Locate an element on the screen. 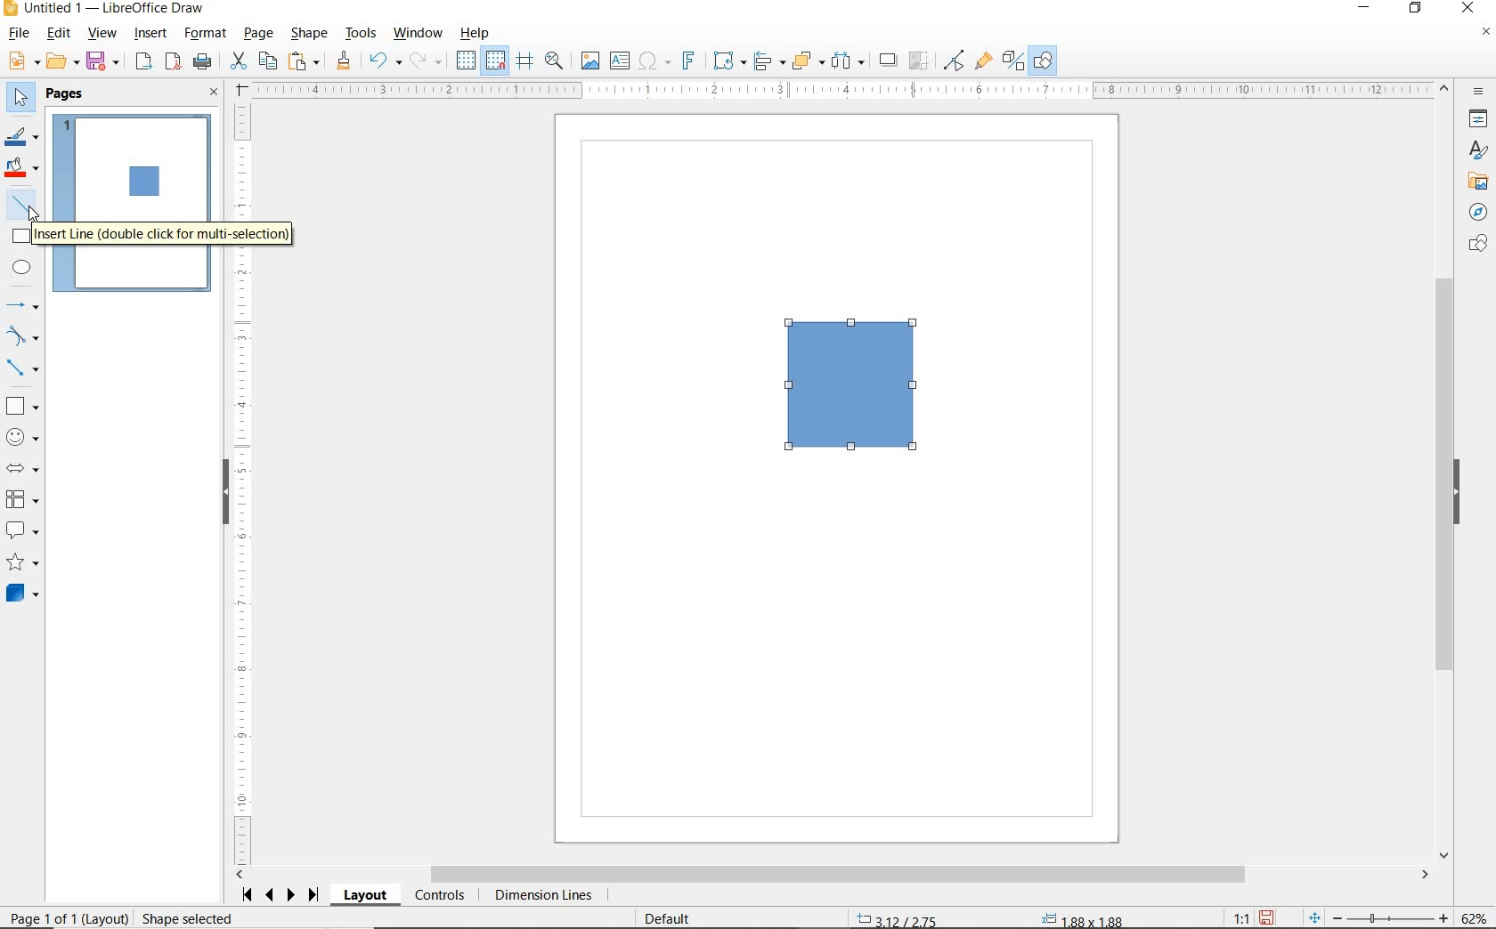 The width and height of the screenshot is (1496, 929). LAYOUT is located at coordinates (368, 895).